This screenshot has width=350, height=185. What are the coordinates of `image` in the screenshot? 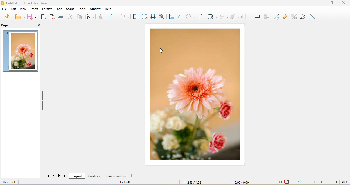 It's located at (21, 51).